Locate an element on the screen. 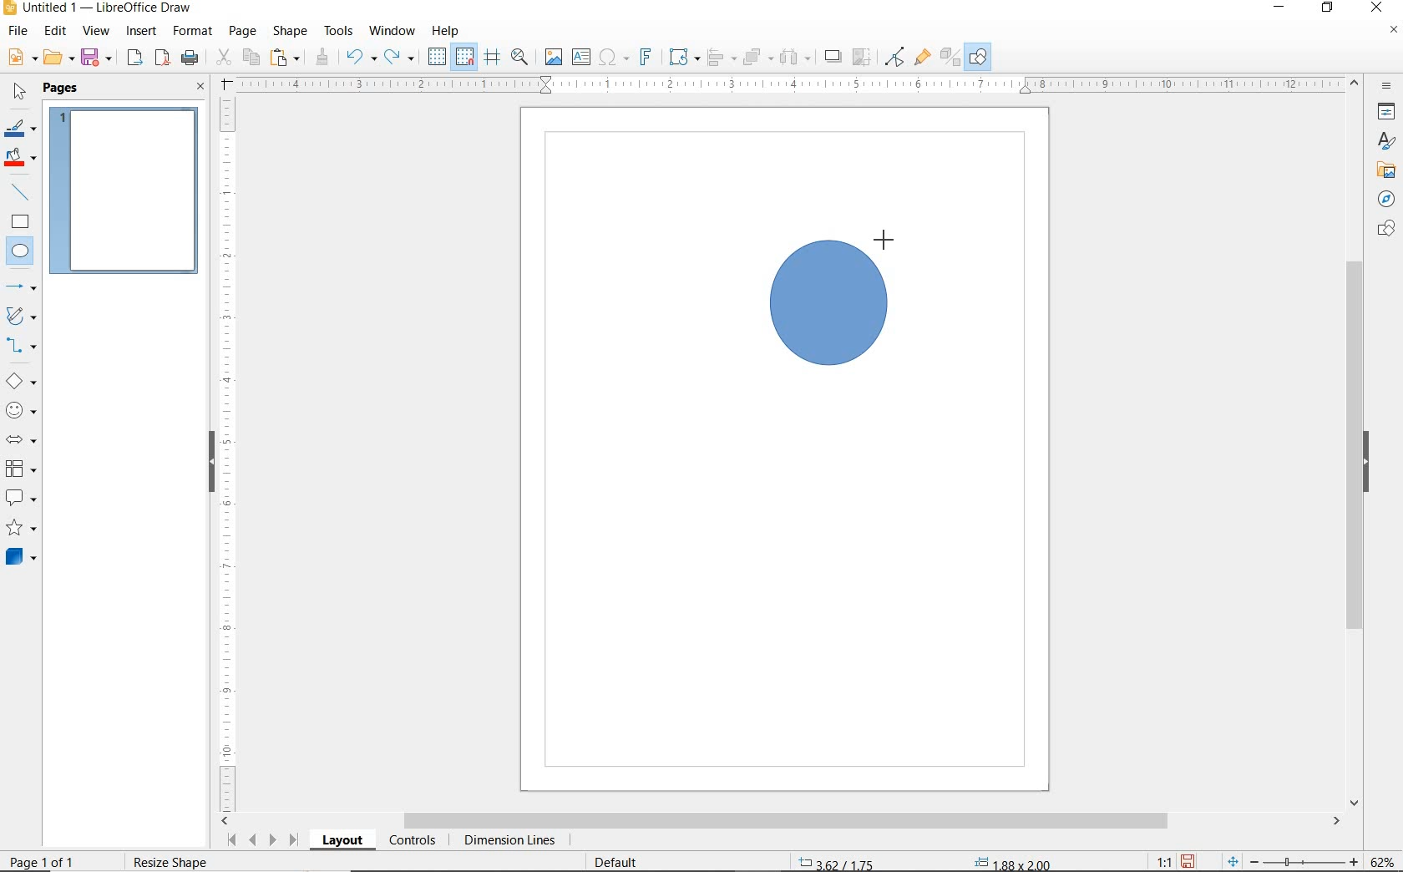 This screenshot has height=872, width=1403. INSERT TEXT BOX is located at coordinates (582, 58).